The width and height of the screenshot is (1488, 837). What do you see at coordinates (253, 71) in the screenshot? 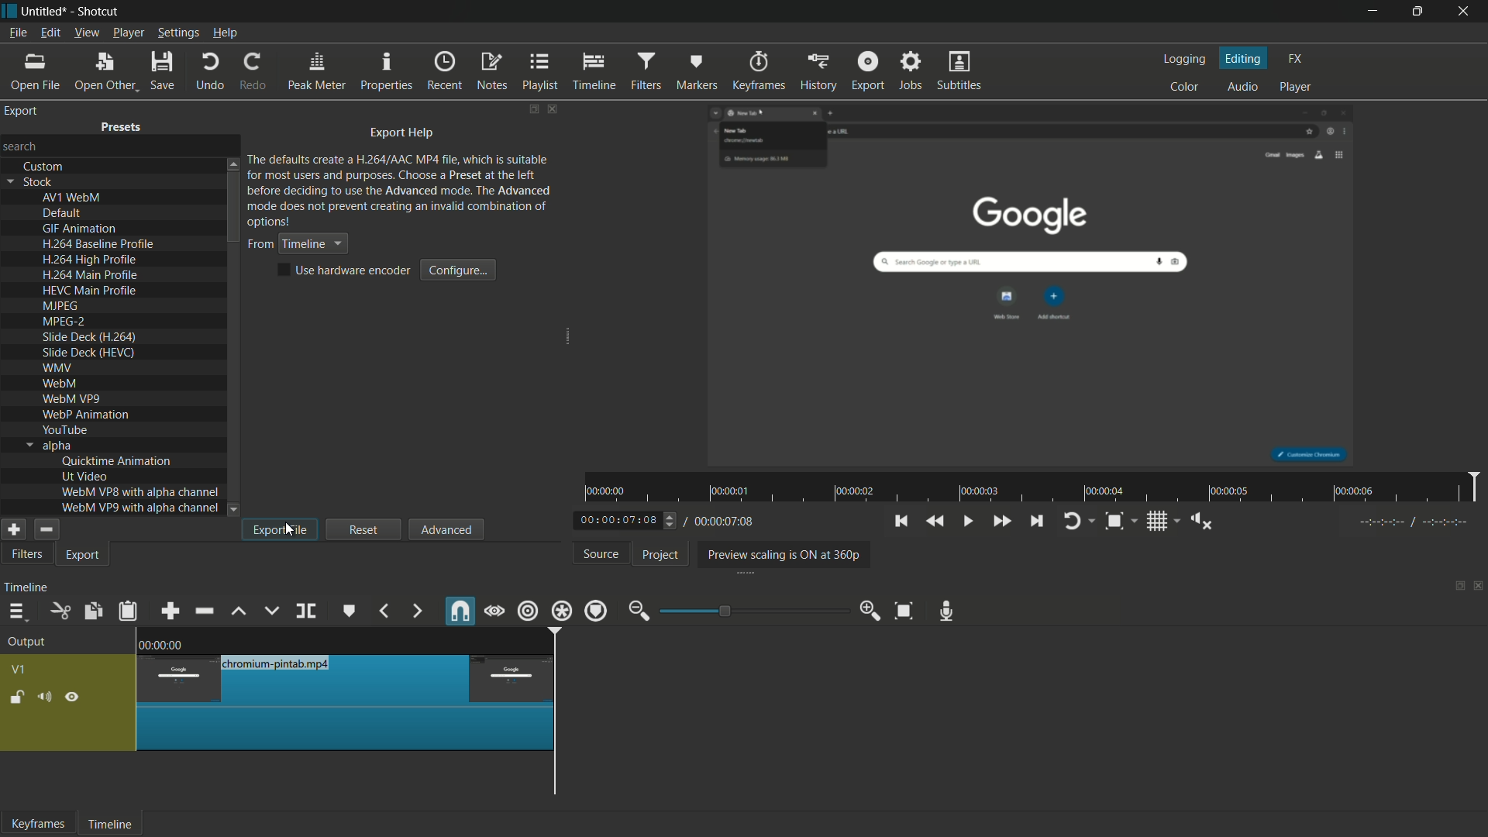
I see `redo` at bounding box center [253, 71].